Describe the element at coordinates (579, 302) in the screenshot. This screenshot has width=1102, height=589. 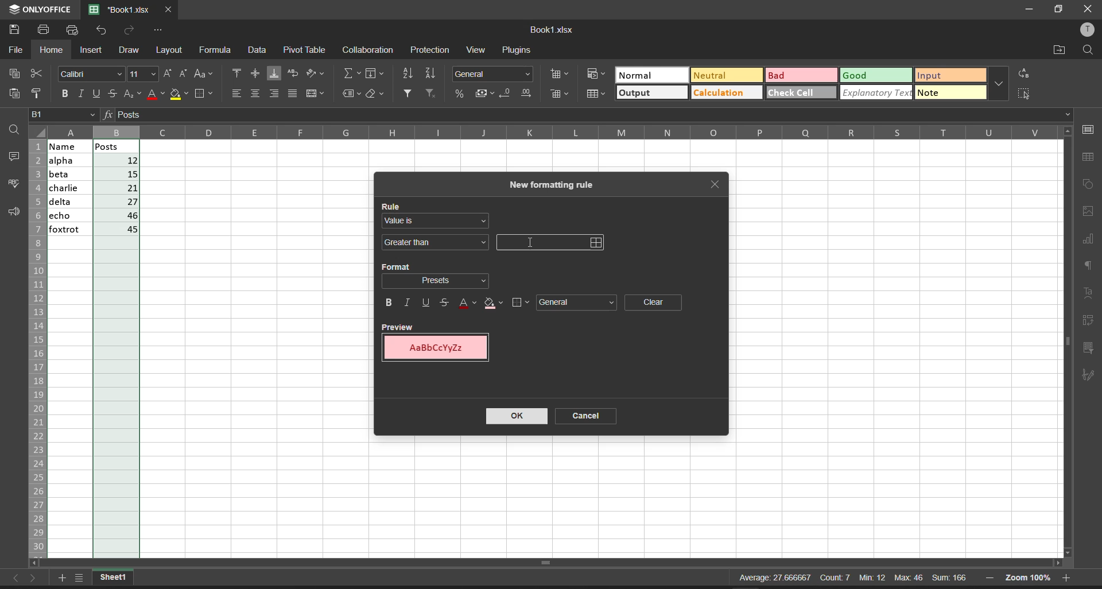
I see `general` at that location.